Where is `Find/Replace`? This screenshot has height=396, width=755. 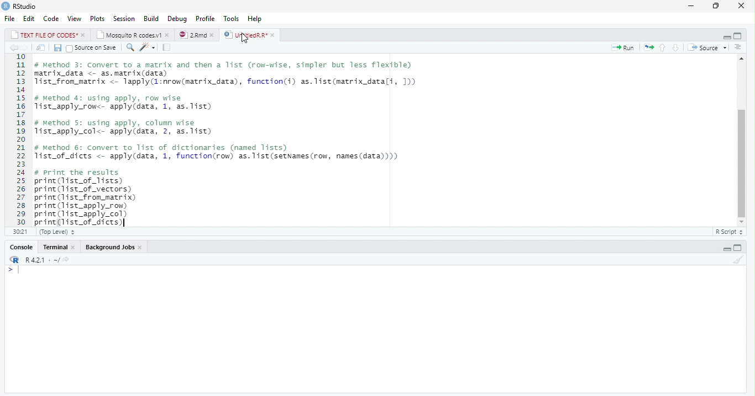
Find/Replace is located at coordinates (130, 47).